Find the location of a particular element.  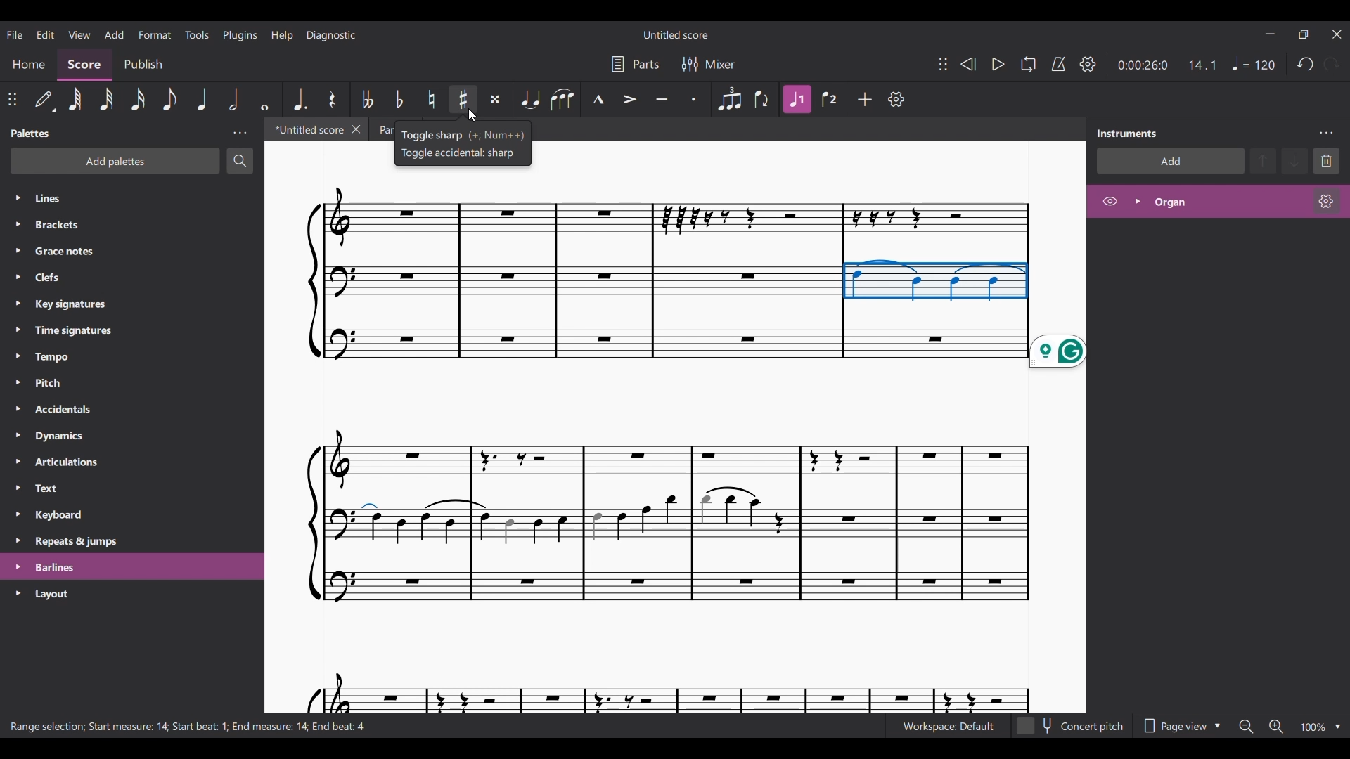

Toggle double flat is located at coordinates (365, 98).